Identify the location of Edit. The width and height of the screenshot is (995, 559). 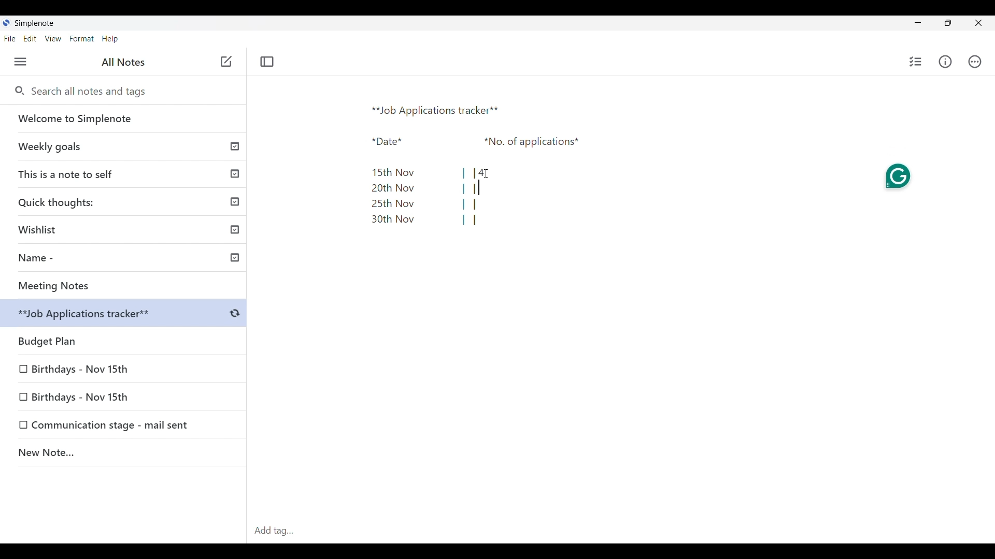
(30, 38).